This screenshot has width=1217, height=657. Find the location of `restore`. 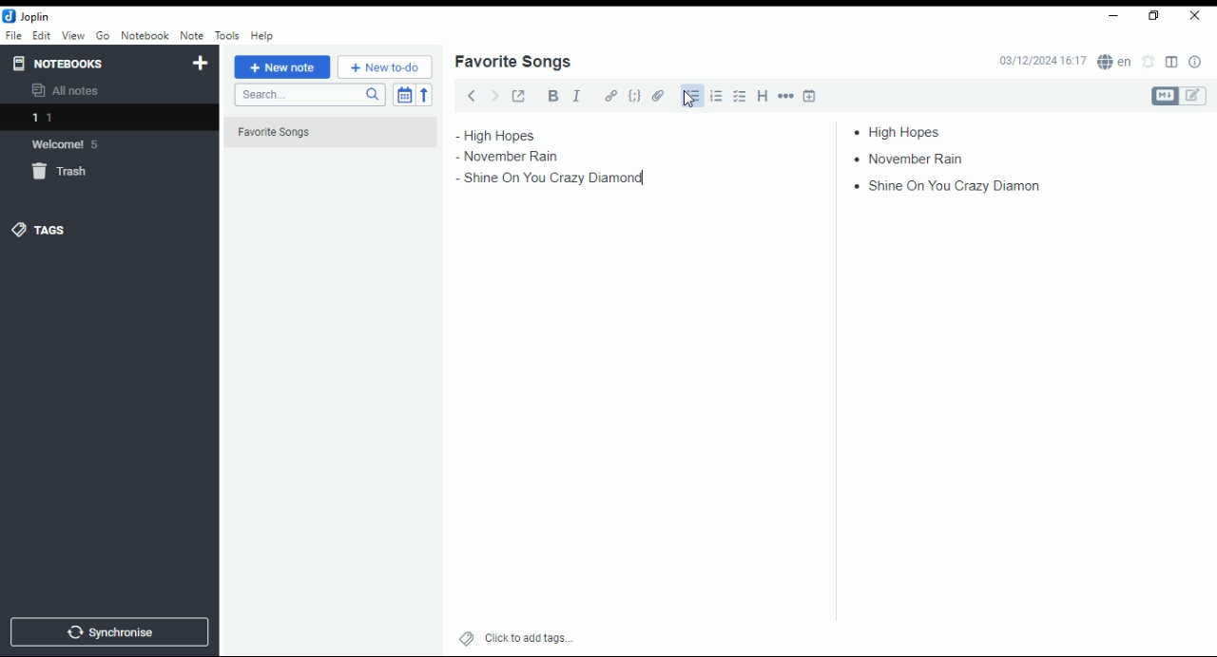

restore is located at coordinates (1156, 16).